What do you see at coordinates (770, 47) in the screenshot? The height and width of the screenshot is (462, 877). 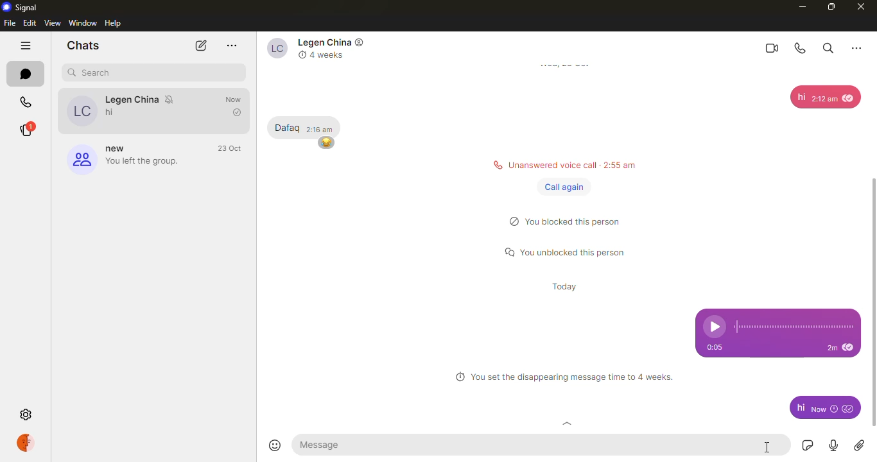 I see `video call` at bounding box center [770, 47].